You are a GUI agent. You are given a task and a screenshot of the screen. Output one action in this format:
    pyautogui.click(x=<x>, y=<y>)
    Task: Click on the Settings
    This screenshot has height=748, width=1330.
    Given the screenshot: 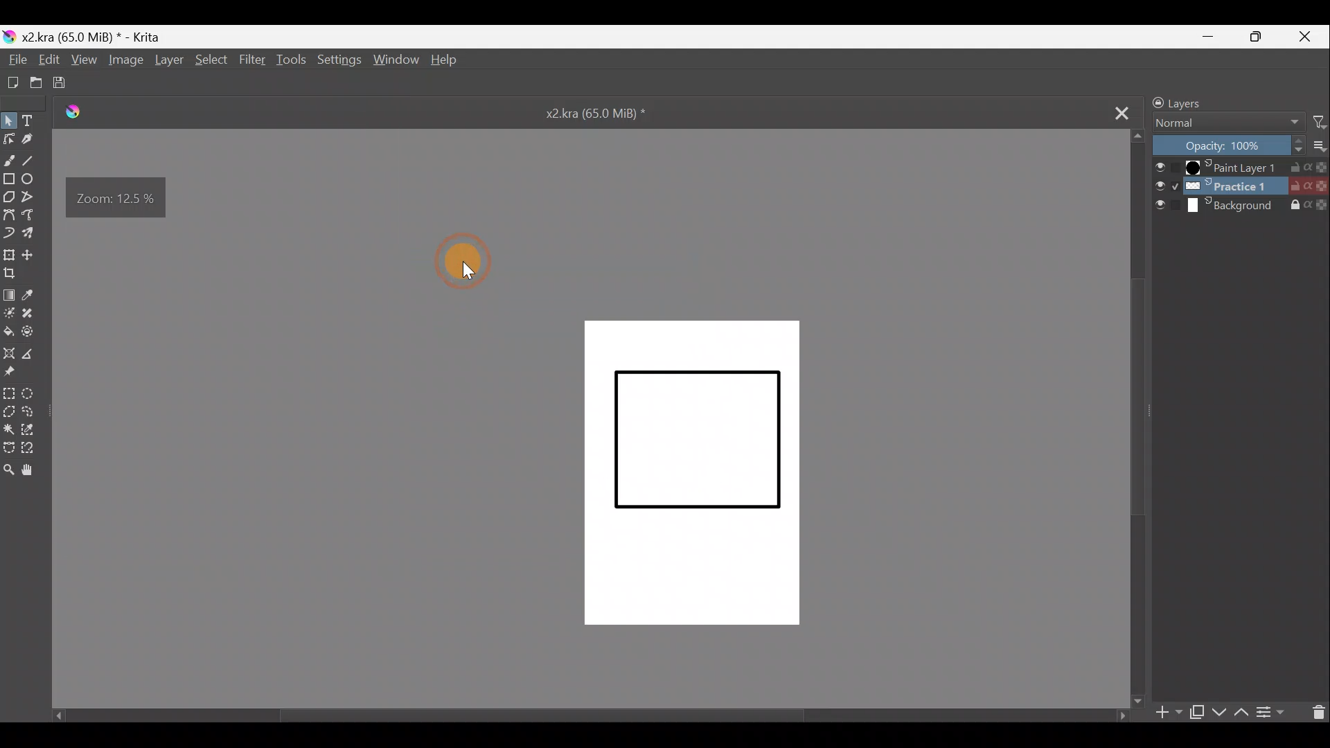 What is the action you would take?
    pyautogui.click(x=337, y=62)
    